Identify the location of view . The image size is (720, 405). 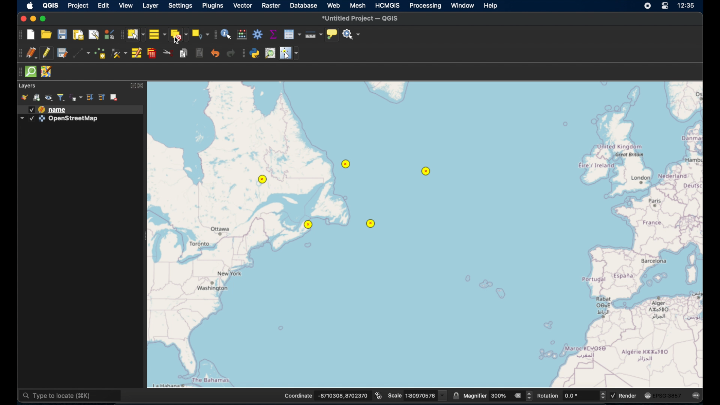
(126, 6).